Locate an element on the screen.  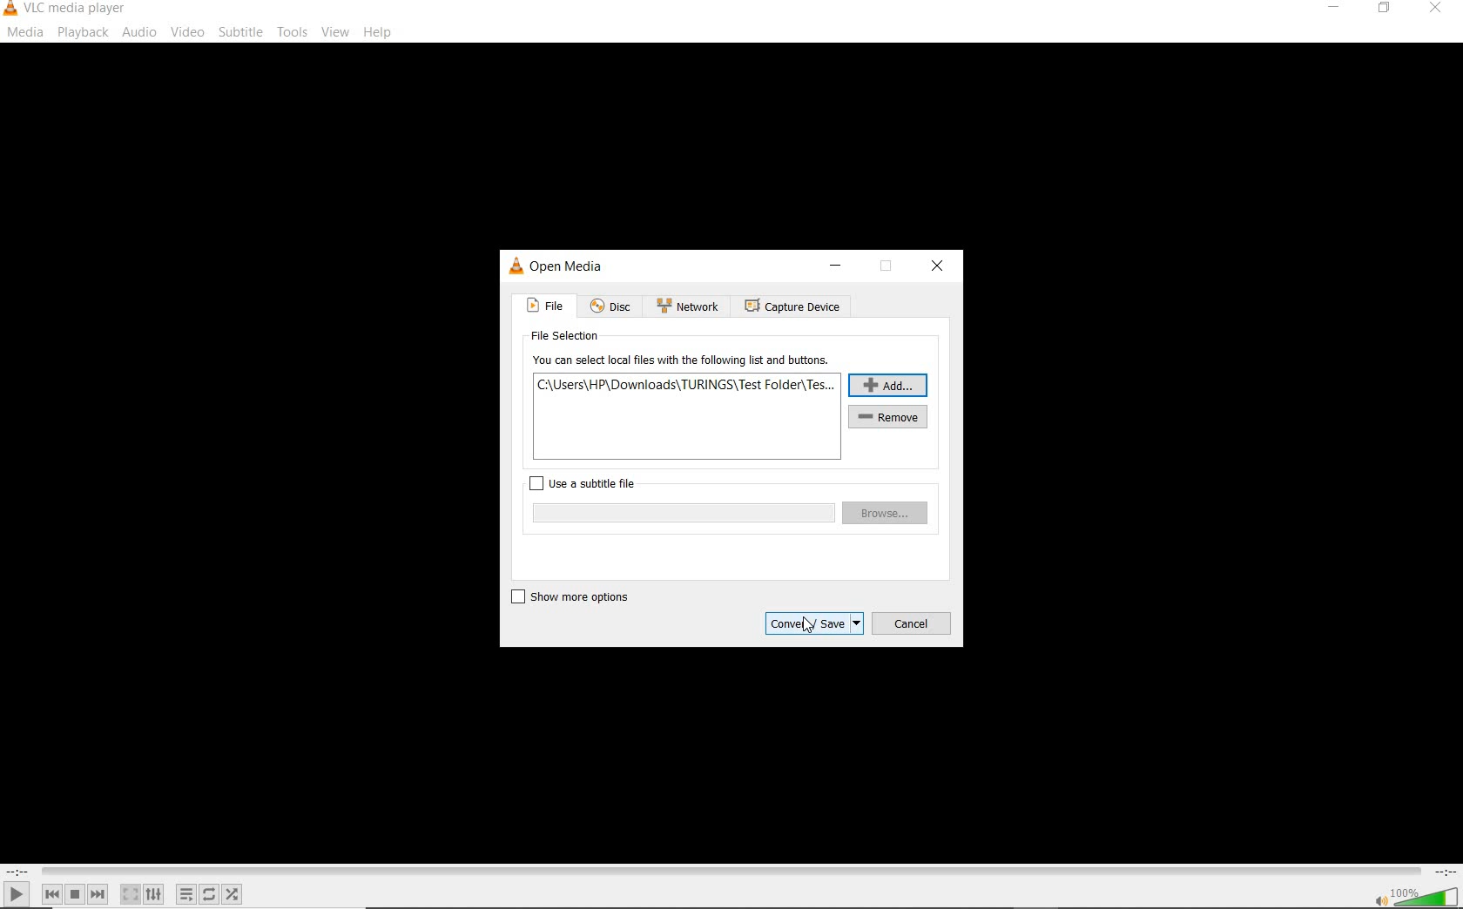
video is located at coordinates (187, 32).